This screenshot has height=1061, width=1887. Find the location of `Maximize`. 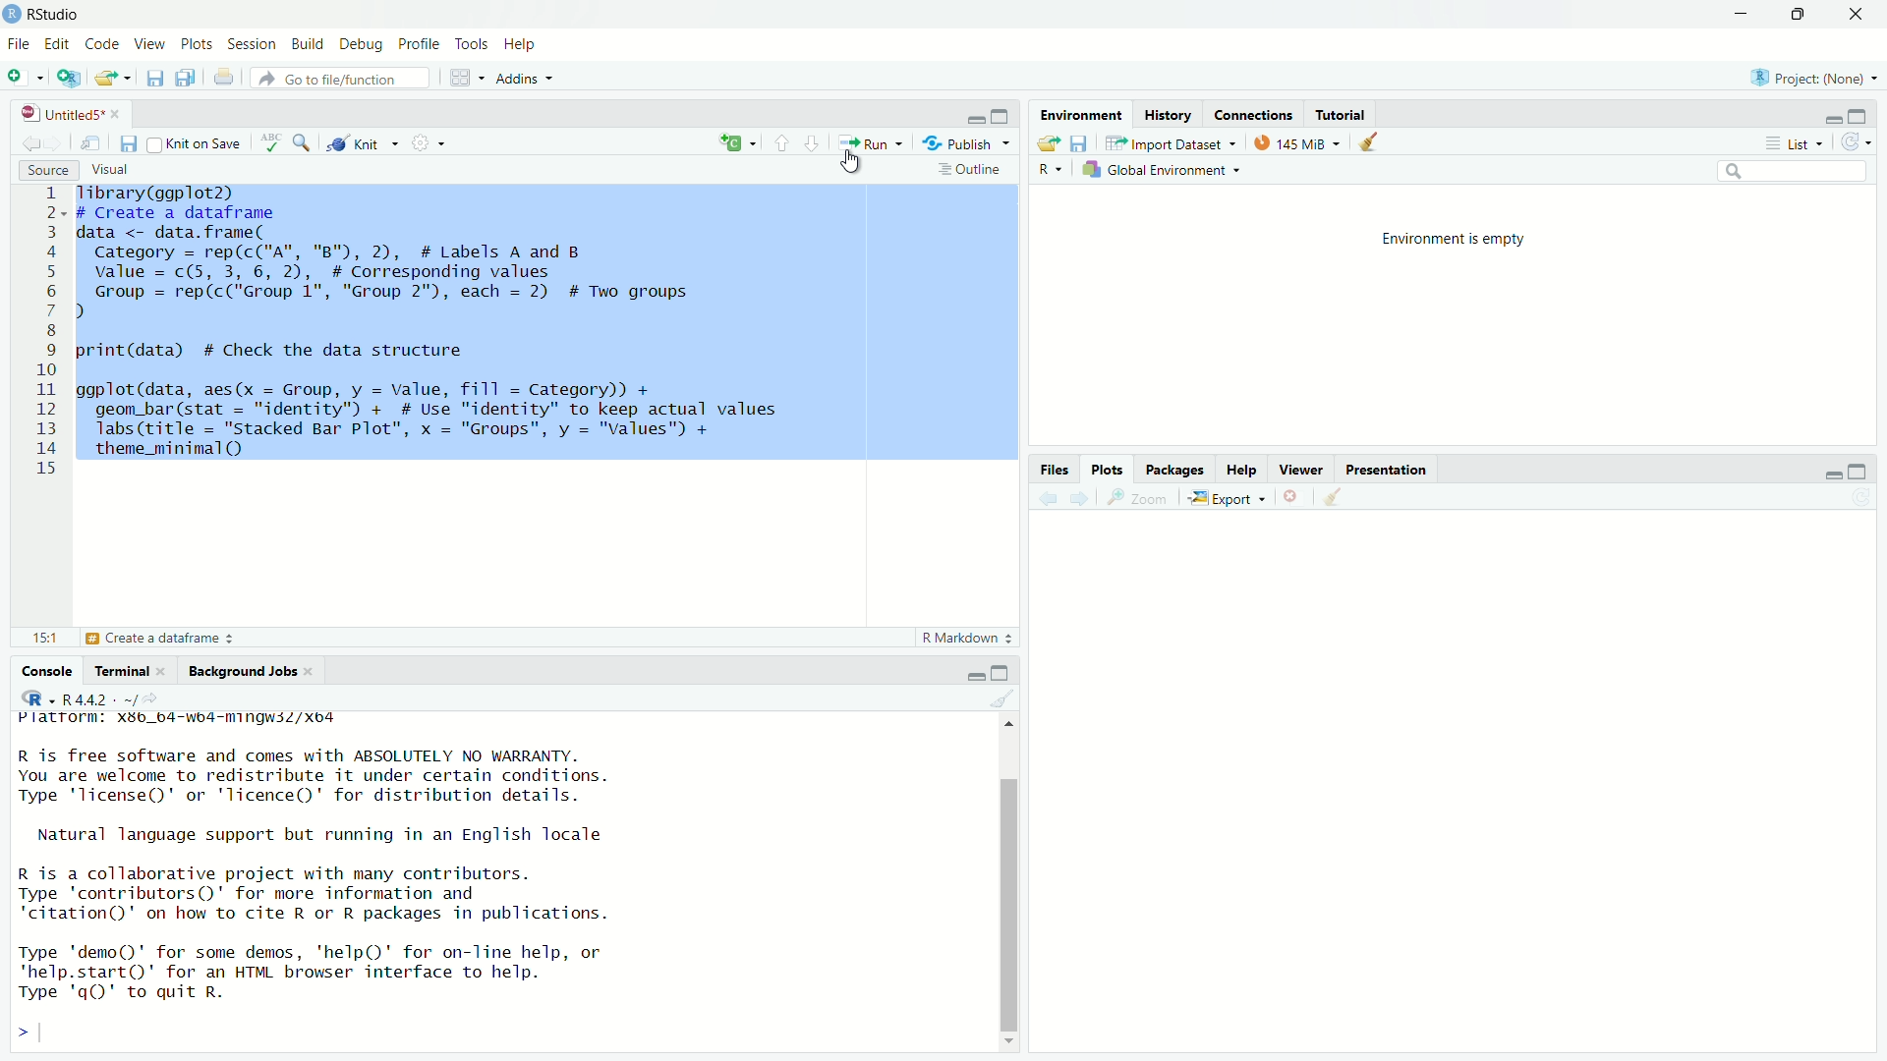

Maximize is located at coordinates (1864, 471).